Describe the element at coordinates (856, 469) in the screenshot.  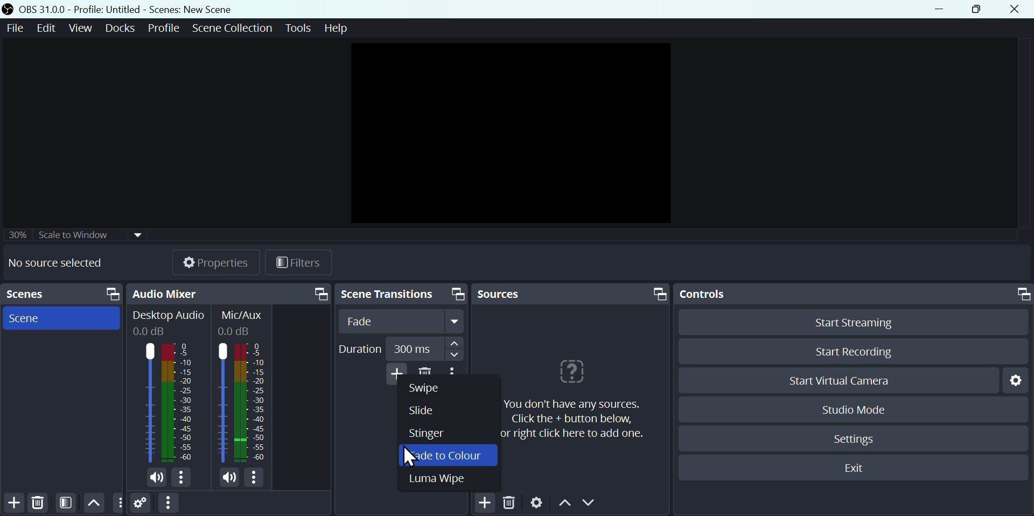
I see `Exit` at that location.